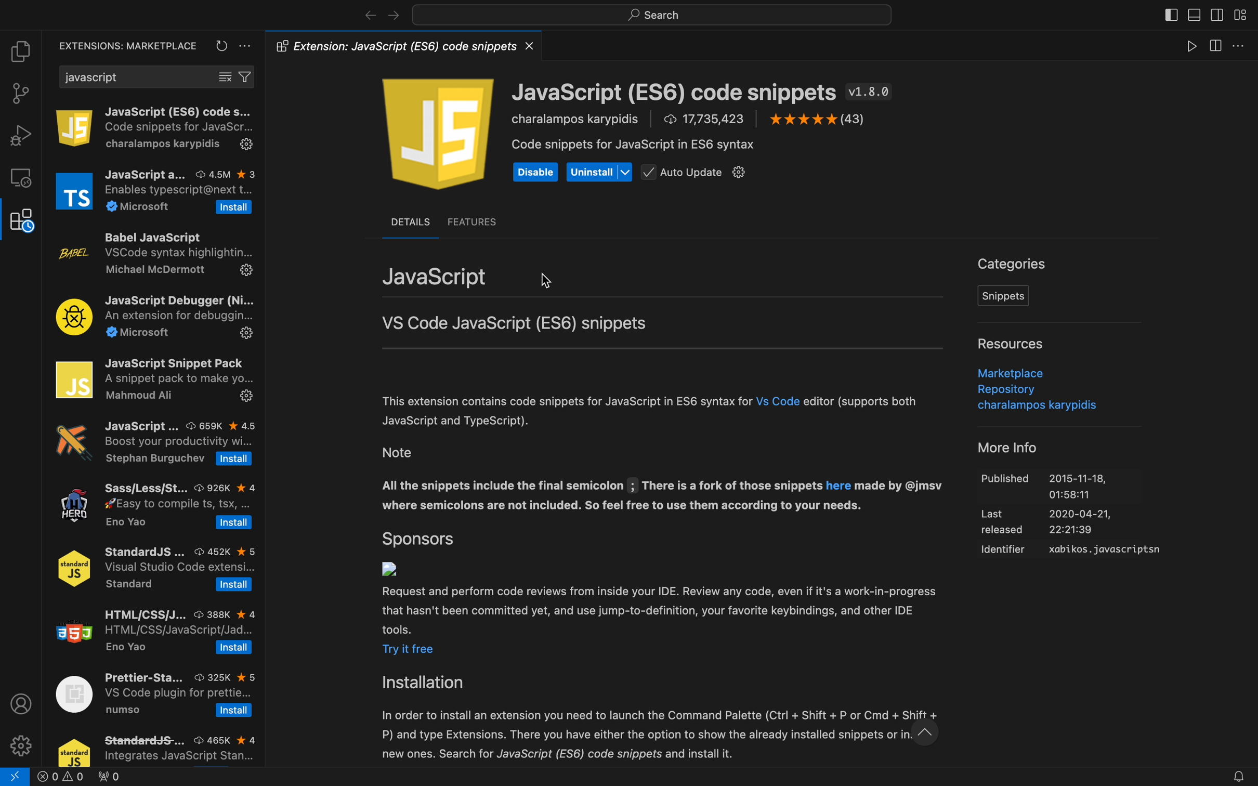 This screenshot has height=786, width=1258. I want to click on auto updatr, so click(695, 171).